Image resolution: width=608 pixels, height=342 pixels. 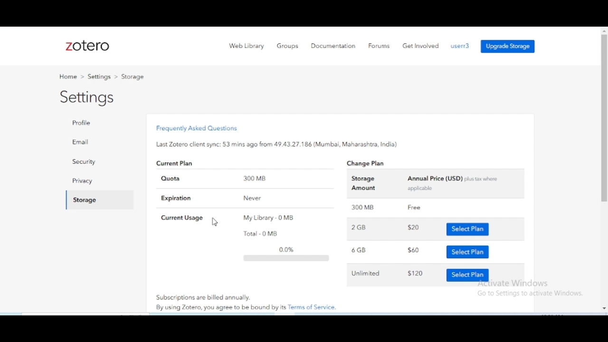 What do you see at coordinates (82, 181) in the screenshot?
I see `privacy` at bounding box center [82, 181].